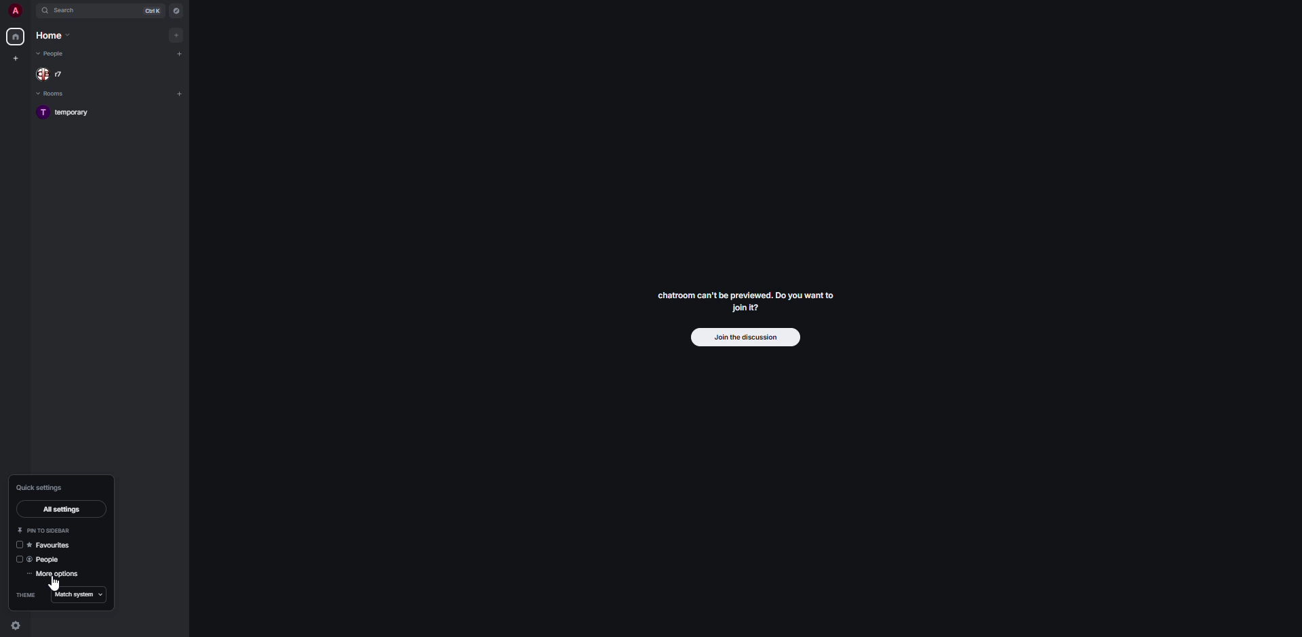 The image size is (1302, 637). What do you see at coordinates (747, 300) in the screenshot?
I see `join chatroom` at bounding box center [747, 300].